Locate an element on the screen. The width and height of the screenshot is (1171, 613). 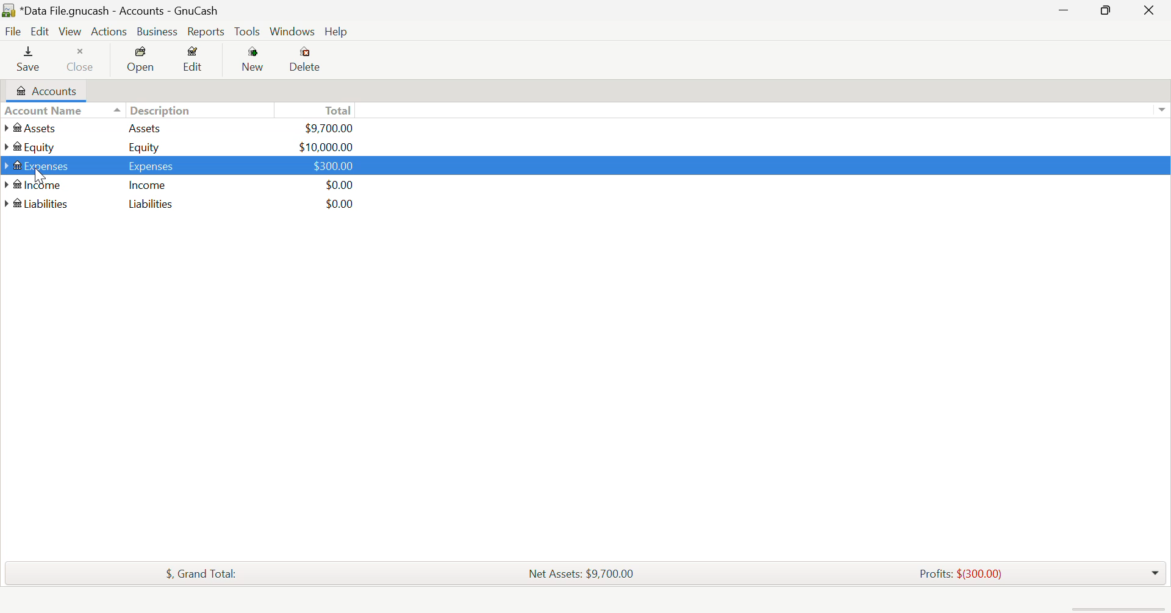
Edit is located at coordinates (197, 60).